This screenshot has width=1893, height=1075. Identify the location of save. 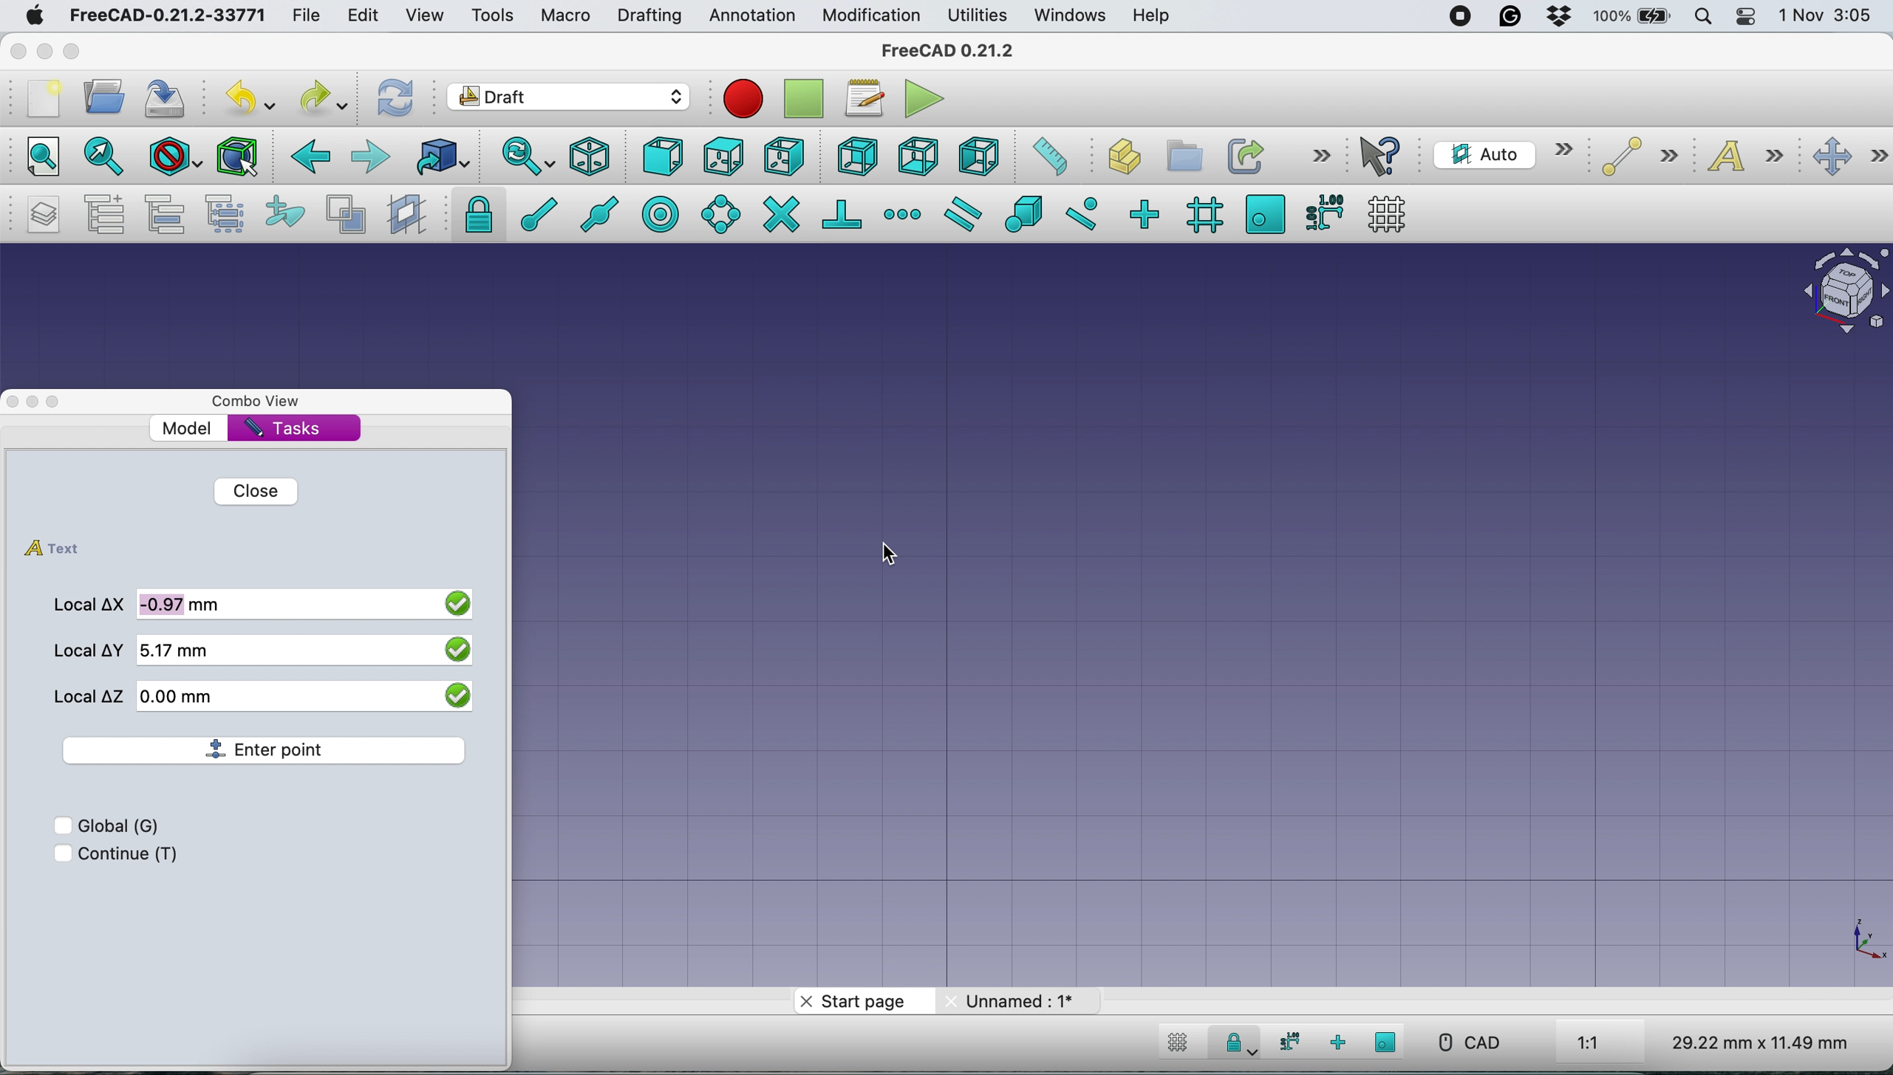
(164, 95).